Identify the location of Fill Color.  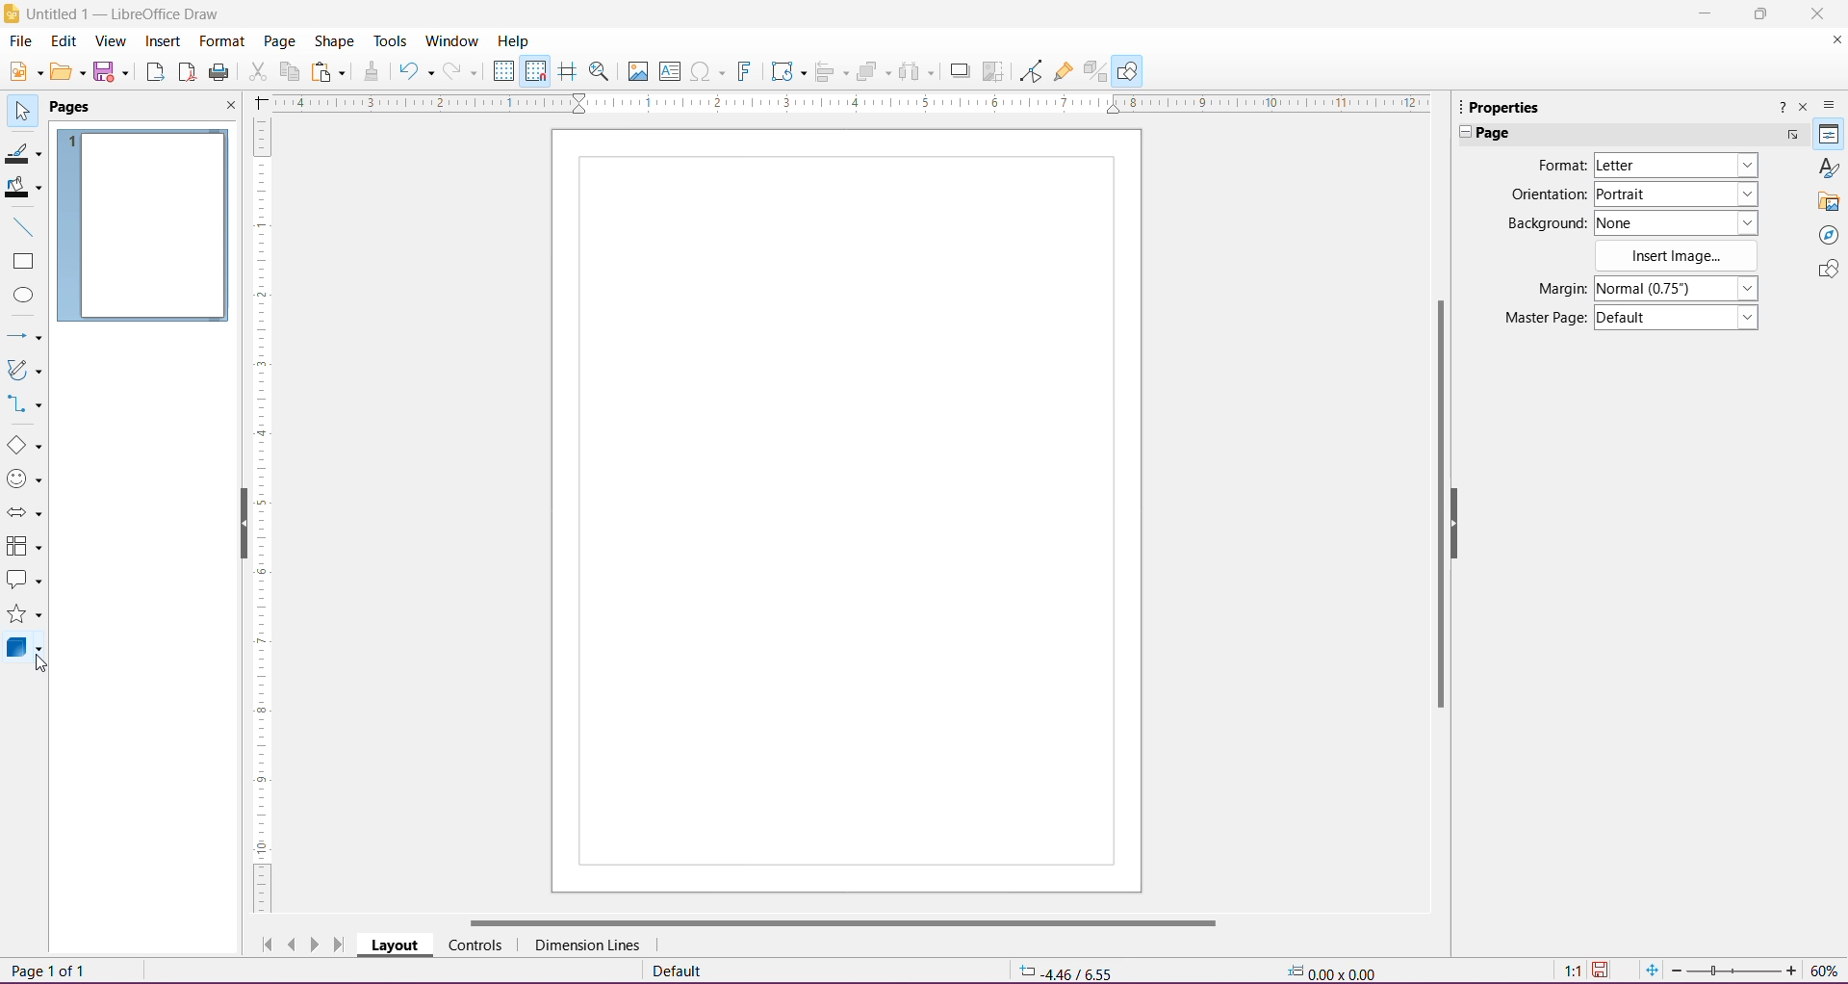
(23, 188).